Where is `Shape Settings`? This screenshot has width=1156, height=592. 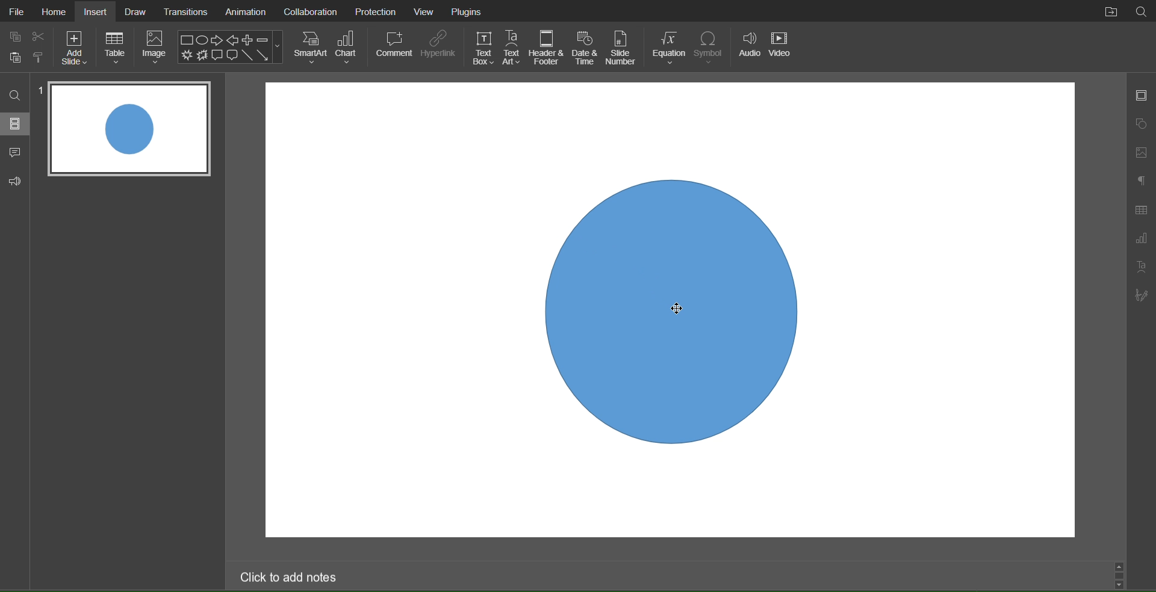 Shape Settings is located at coordinates (1140, 125).